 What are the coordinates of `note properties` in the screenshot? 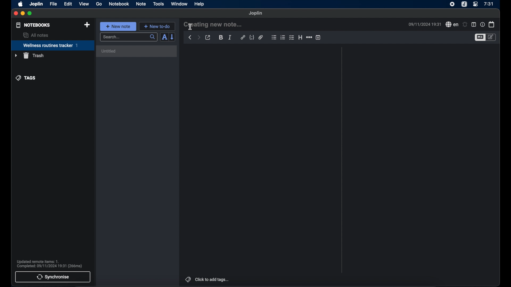 It's located at (482, 24).